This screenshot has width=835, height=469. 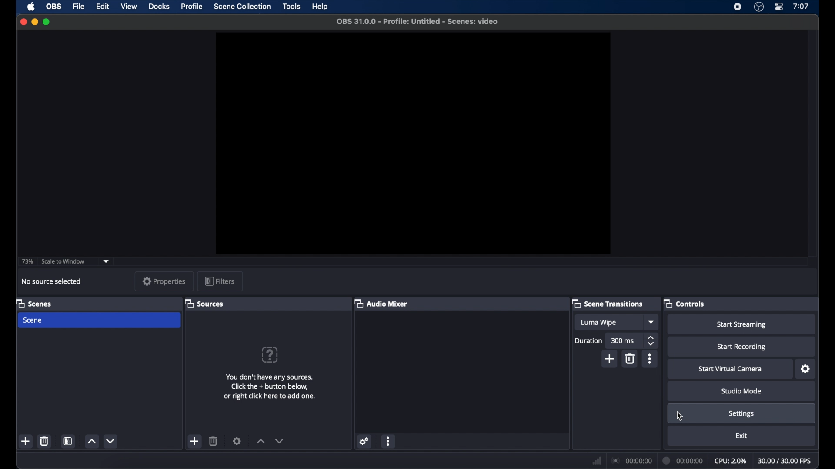 What do you see at coordinates (365, 440) in the screenshot?
I see `settings` at bounding box center [365, 440].